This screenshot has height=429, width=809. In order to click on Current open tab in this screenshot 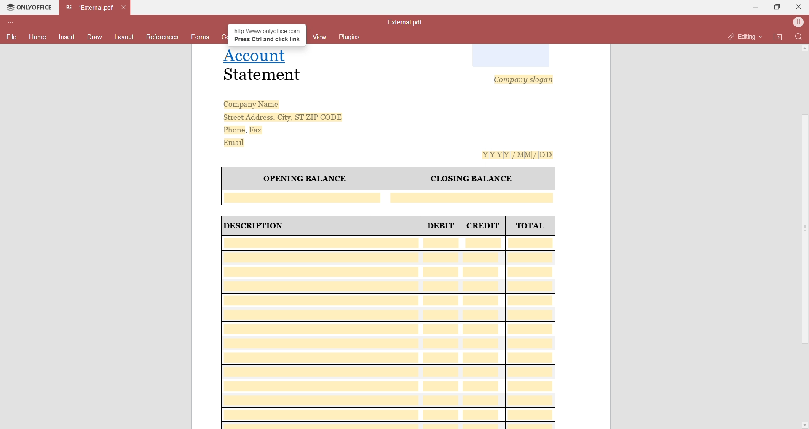, I will do `click(90, 8)`.